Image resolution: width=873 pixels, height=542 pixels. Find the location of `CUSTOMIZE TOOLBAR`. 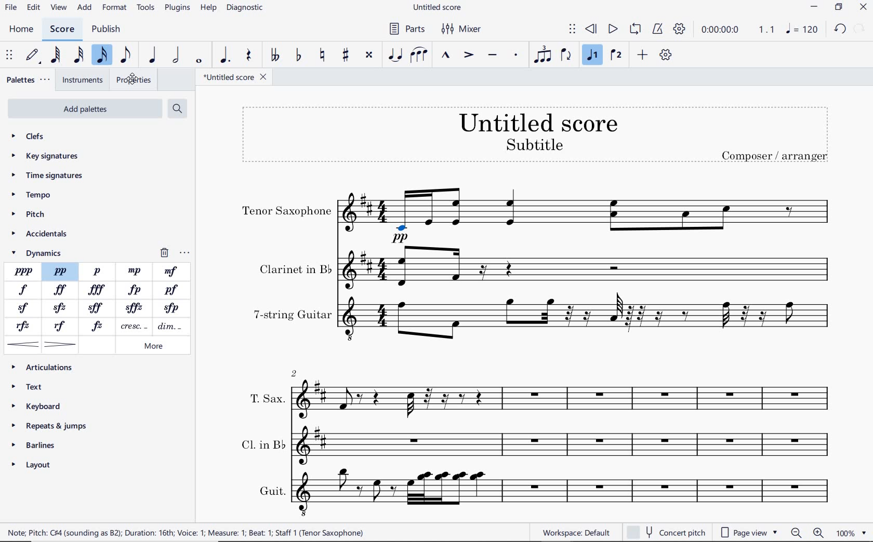

CUSTOMIZE TOOLBAR is located at coordinates (665, 55).